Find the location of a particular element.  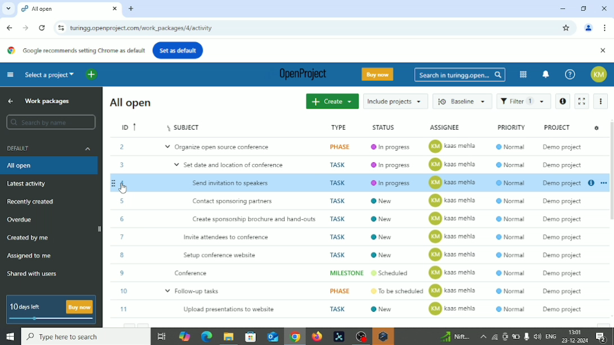

Work packages is located at coordinates (51, 101).